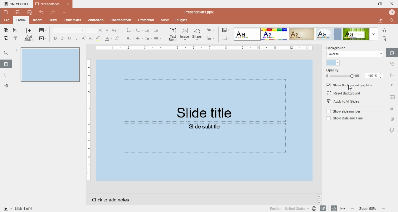 The width and height of the screenshot is (398, 212). Describe the element at coordinates (210, 30) in the screenshot. I see `arrange shape` at that location.